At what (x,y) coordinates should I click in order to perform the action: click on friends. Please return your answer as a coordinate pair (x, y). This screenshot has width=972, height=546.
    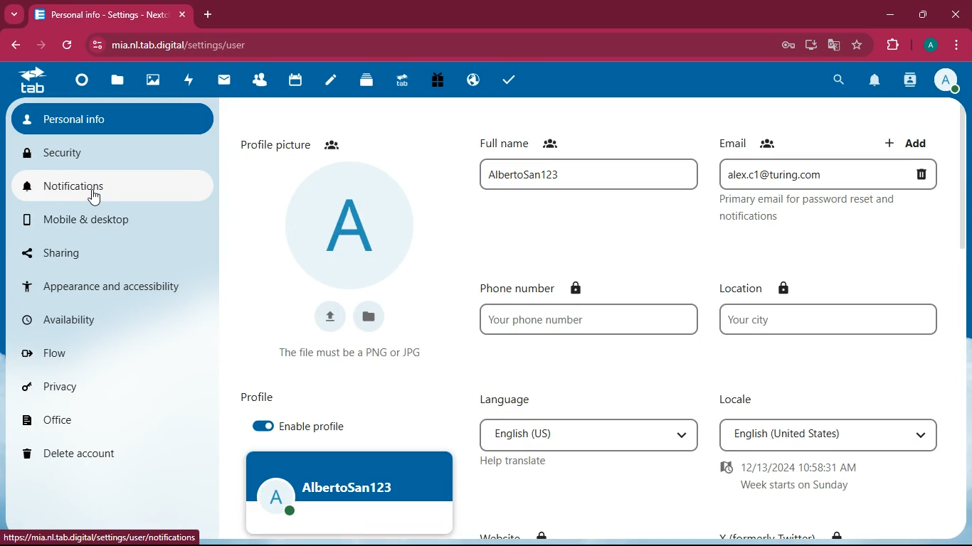
    Looking at the image, I should click on (263, 80).